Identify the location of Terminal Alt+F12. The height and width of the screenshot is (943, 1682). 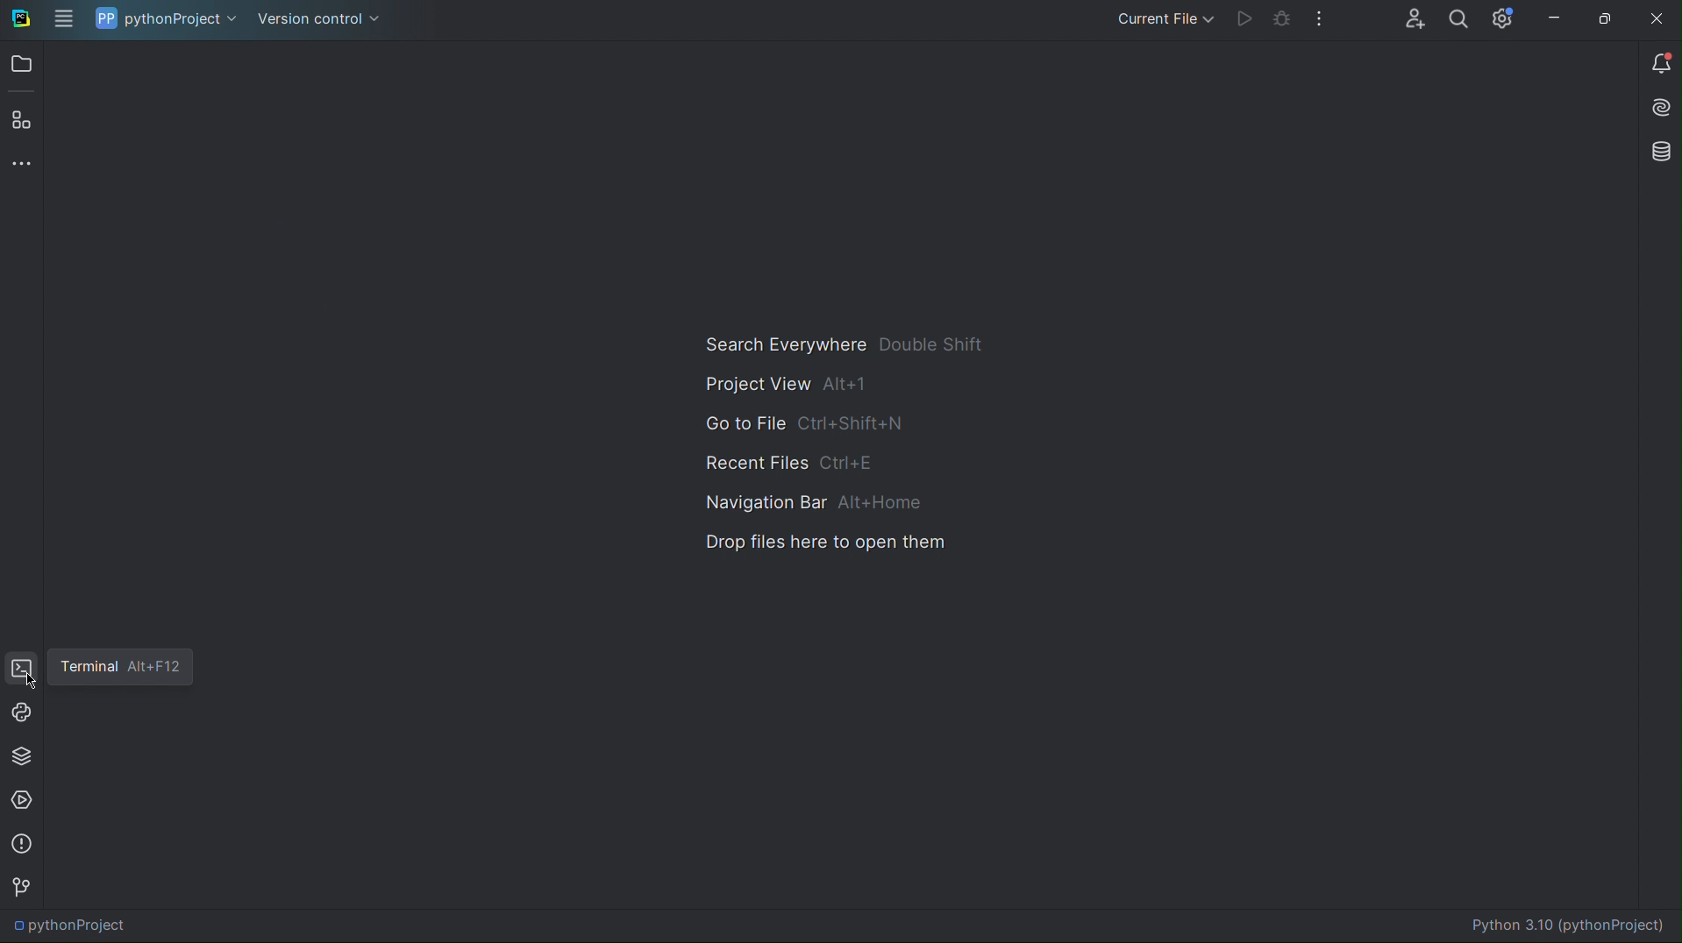
(123, 666).